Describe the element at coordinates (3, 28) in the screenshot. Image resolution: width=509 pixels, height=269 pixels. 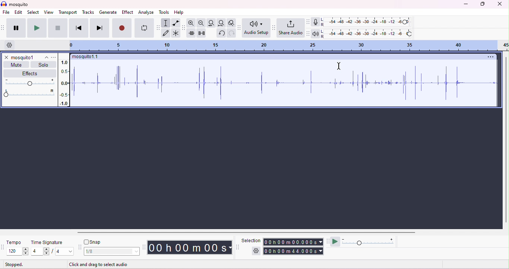
I see `toolbar` at that location.